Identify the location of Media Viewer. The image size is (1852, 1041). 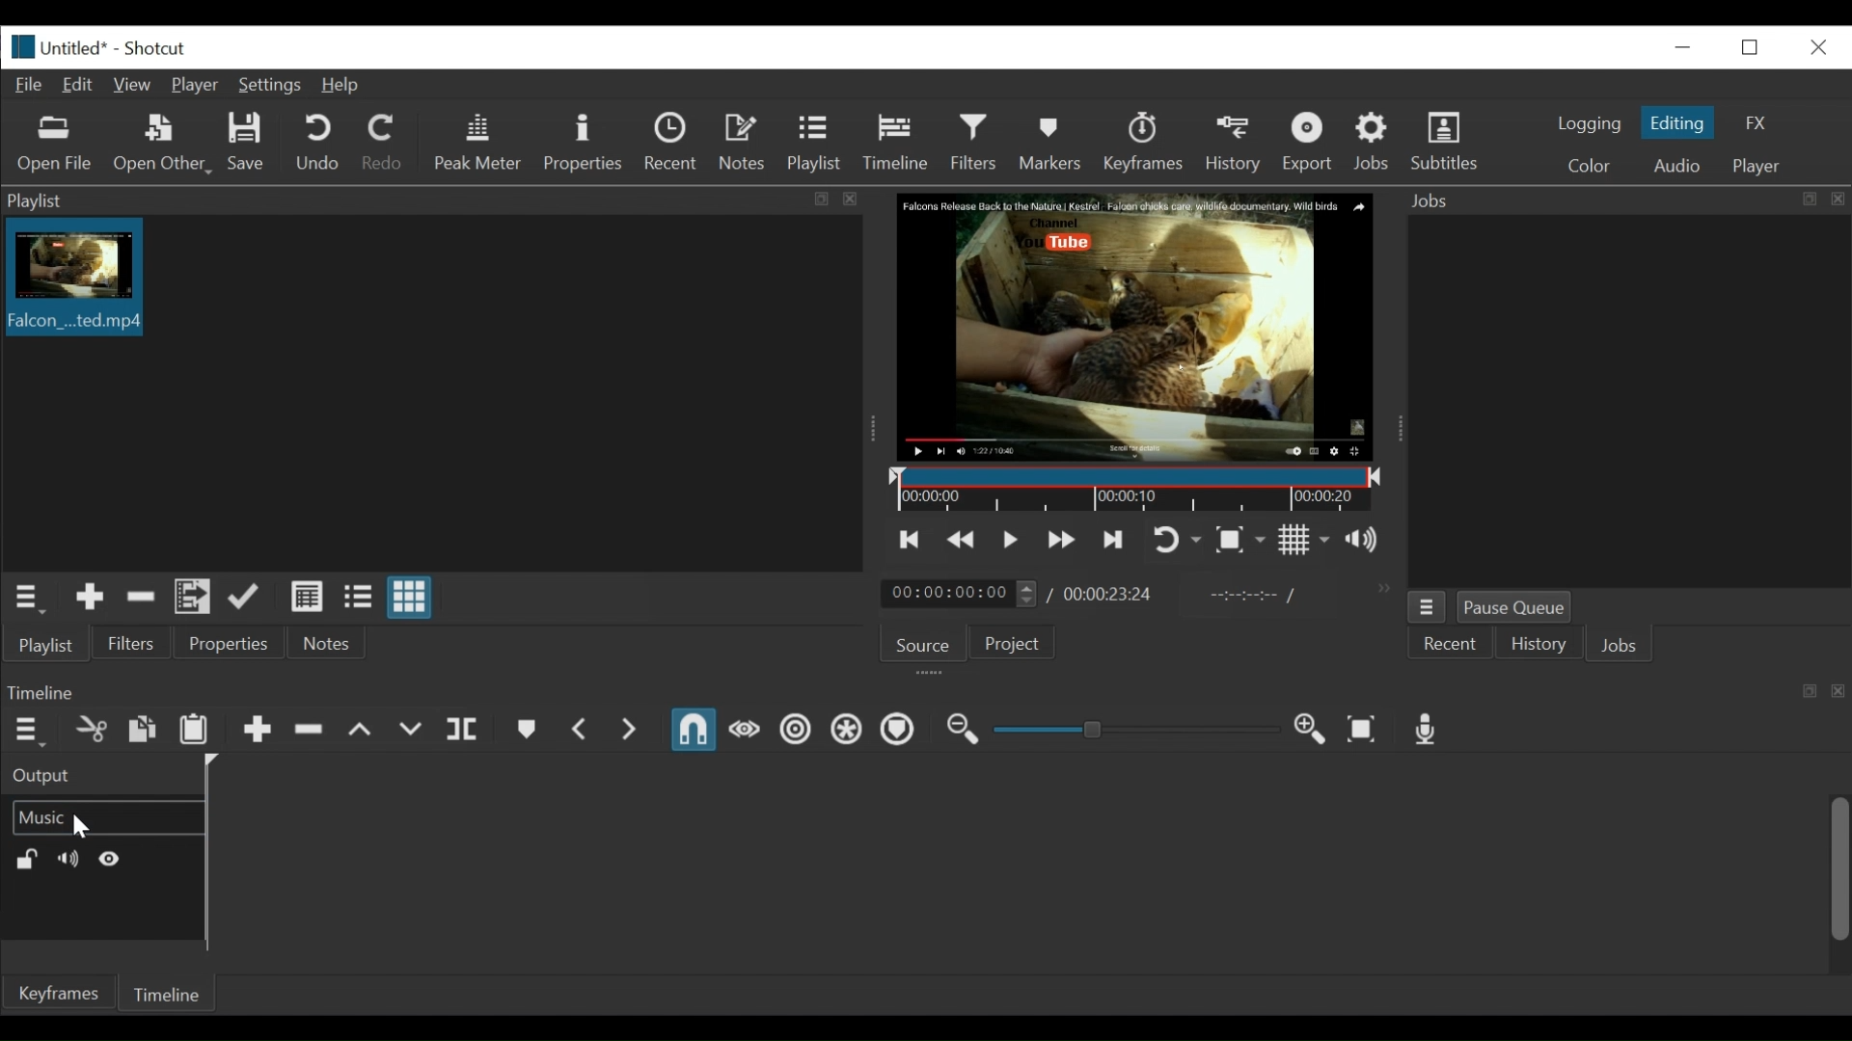
(1136, 329).